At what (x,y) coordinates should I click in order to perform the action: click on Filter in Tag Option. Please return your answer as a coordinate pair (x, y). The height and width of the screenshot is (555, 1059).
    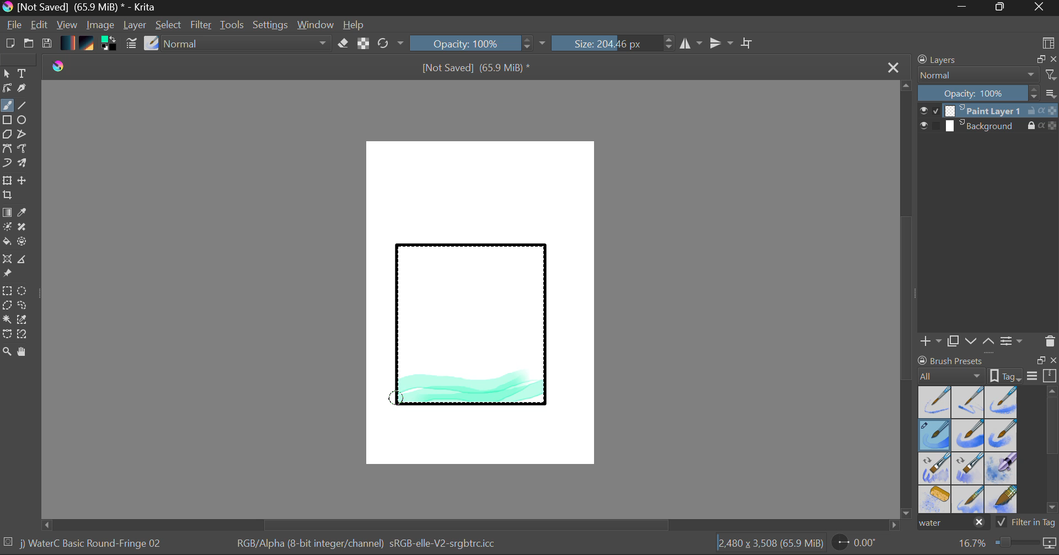
    Looking at the image, I should click on (1026, 524).